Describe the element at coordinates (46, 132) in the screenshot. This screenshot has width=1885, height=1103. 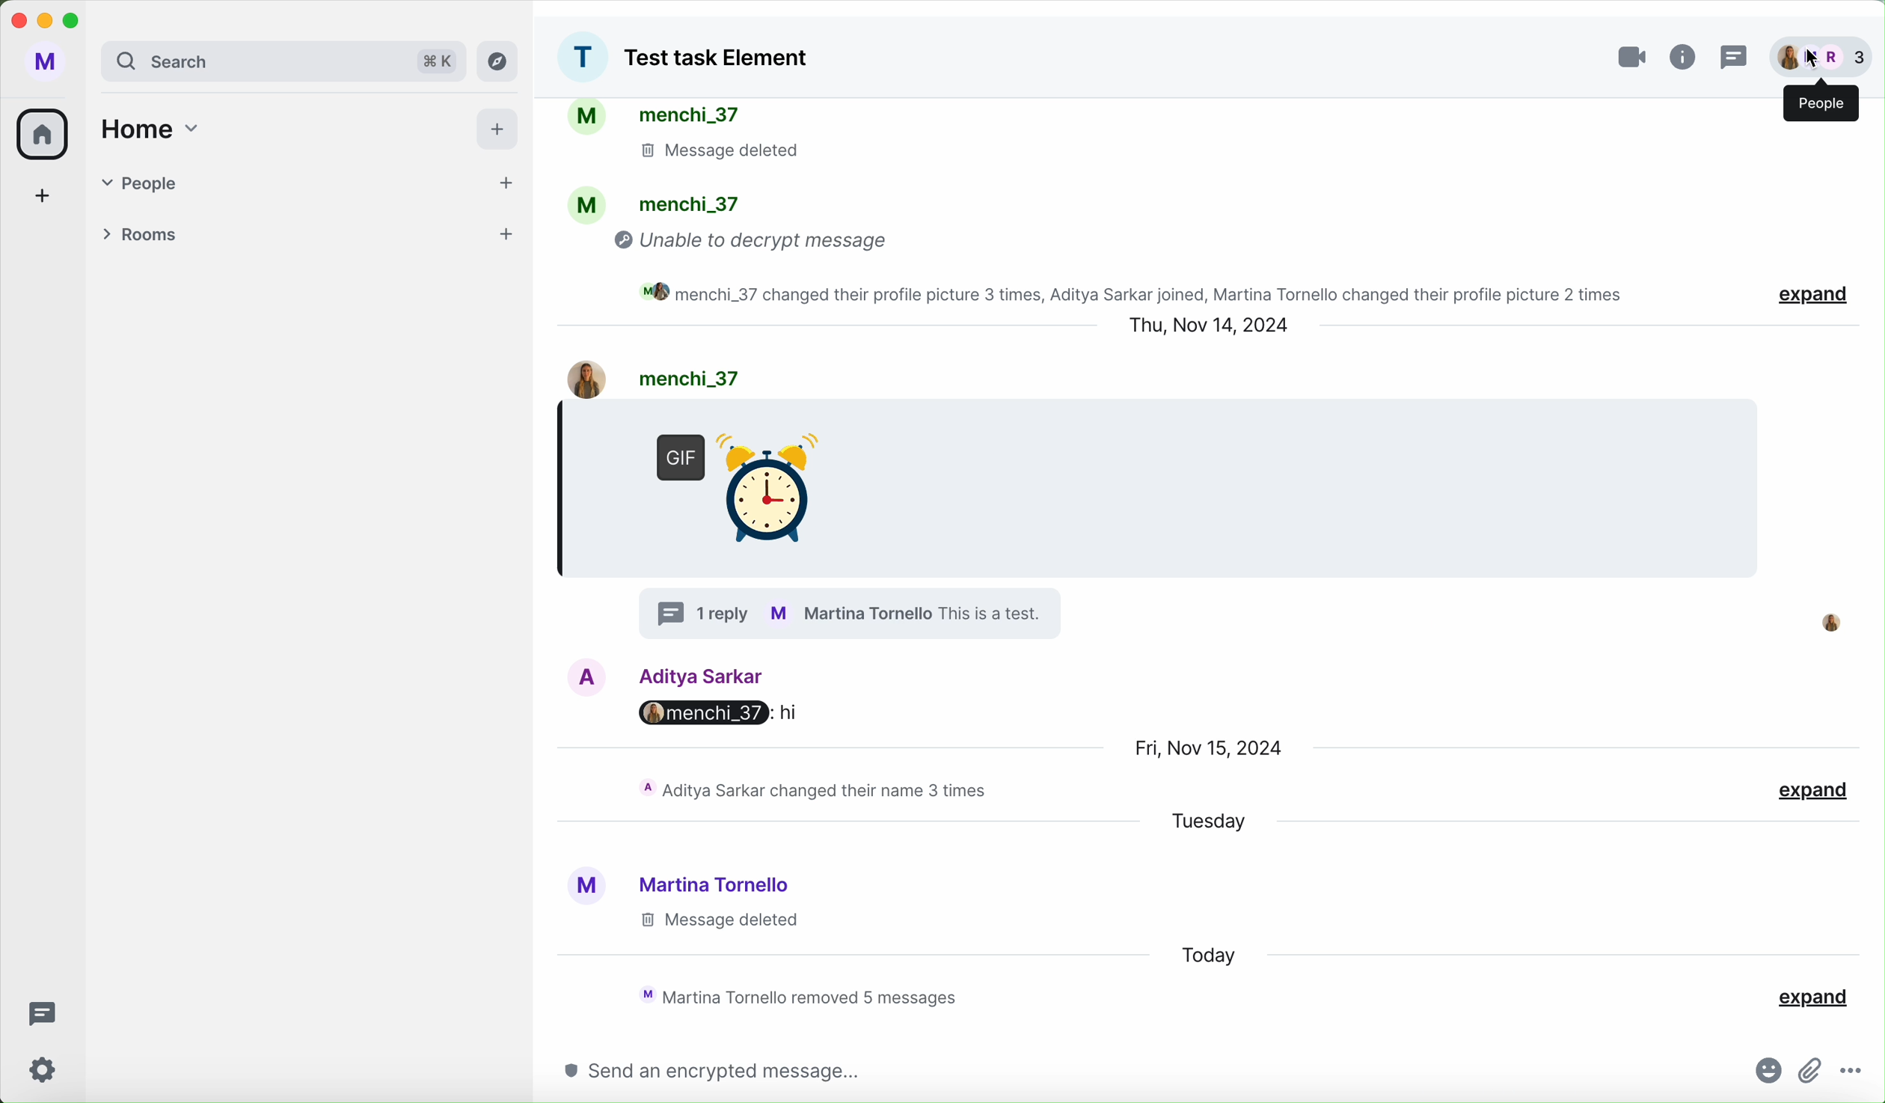
I see `home icon` at that location.